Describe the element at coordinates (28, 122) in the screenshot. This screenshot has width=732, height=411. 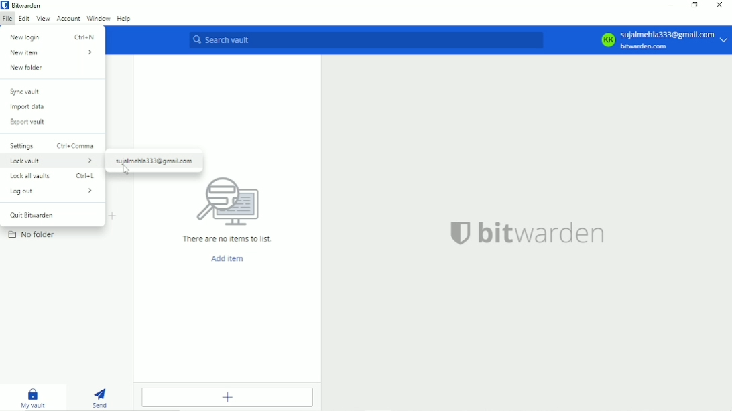
I see `Export vault` at that location.